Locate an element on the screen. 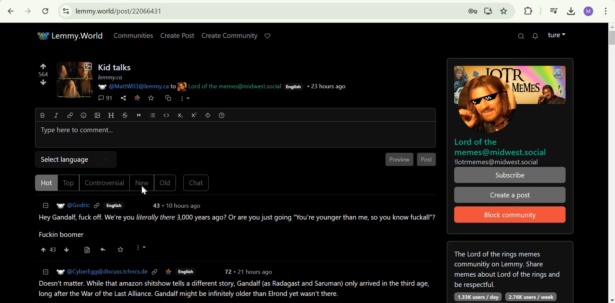 The height and width of the screenshot is (303, 615). Subscribe is located at coordinates (510, 175).